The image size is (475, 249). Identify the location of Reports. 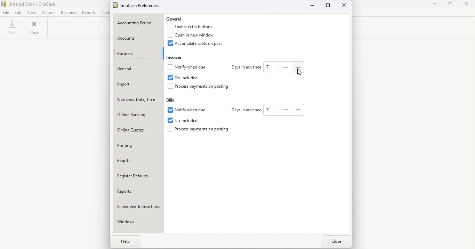
(138, 193).